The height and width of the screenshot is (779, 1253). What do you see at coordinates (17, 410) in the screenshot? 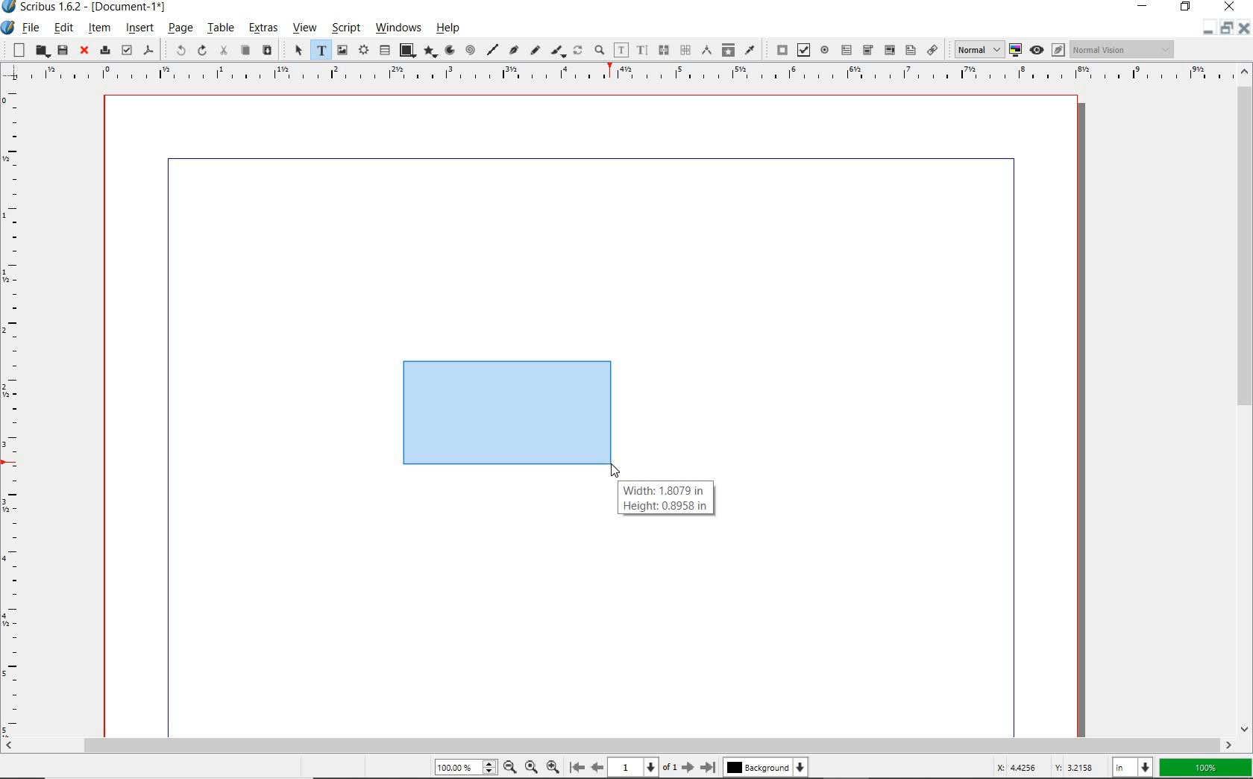
I see `Vertical Margin` at bounding box center [17, 410].